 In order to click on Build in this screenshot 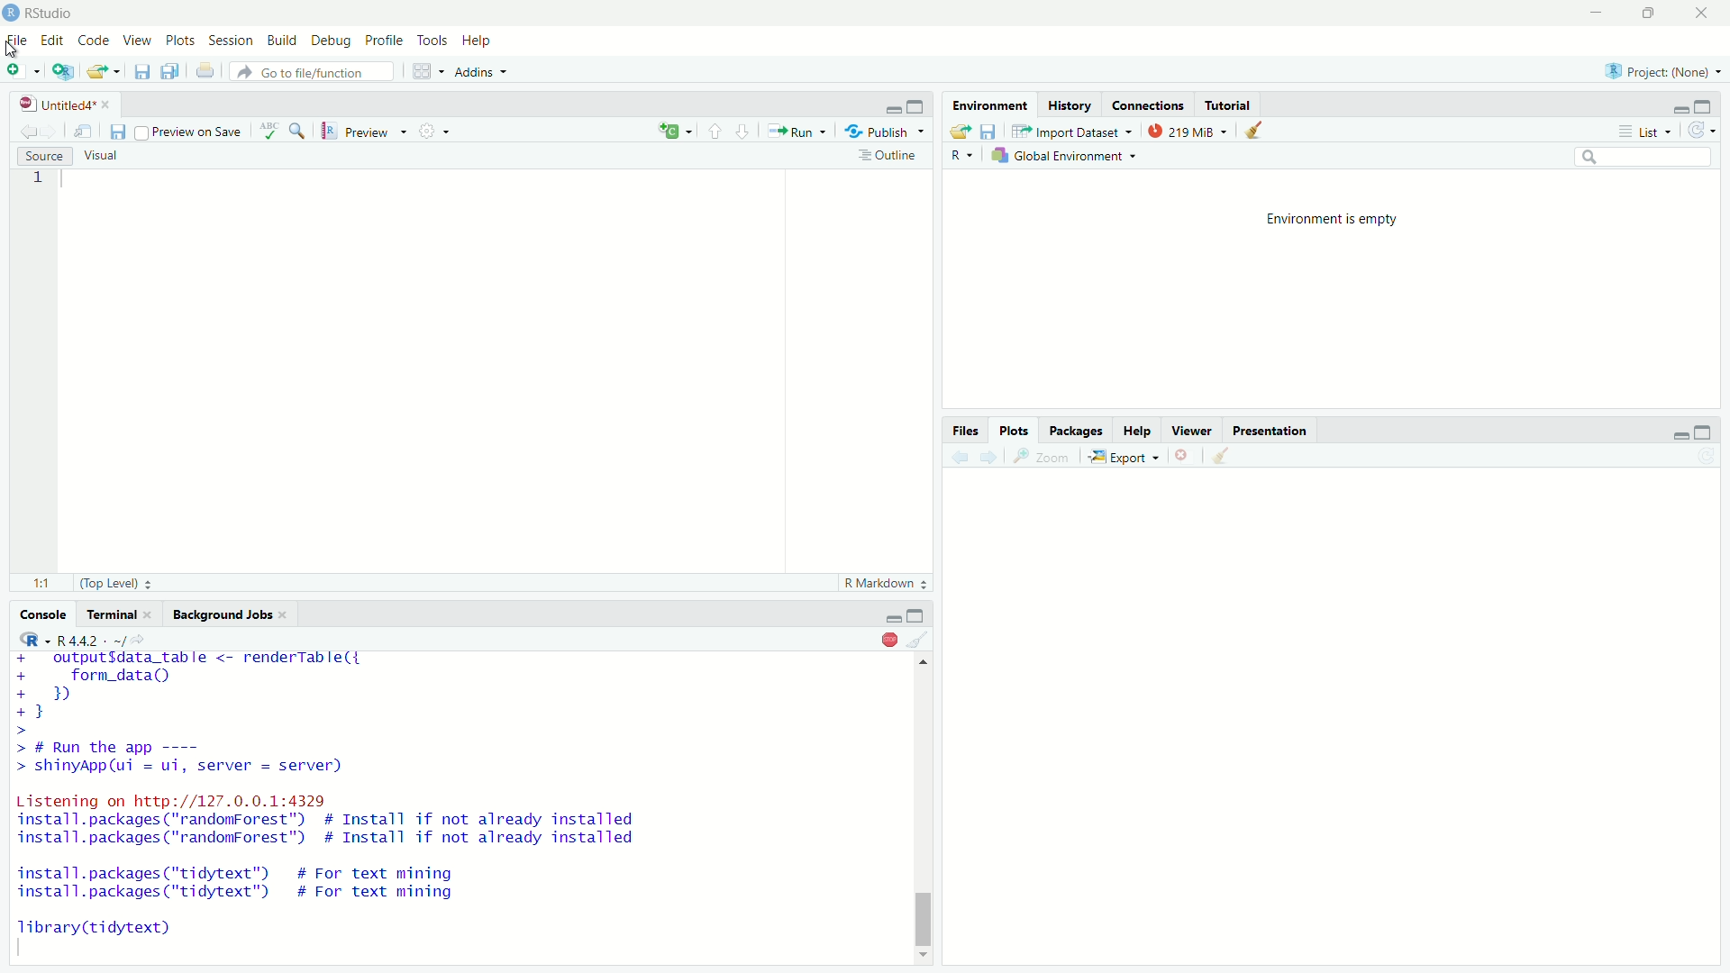, I will do `click(280, 41)`.